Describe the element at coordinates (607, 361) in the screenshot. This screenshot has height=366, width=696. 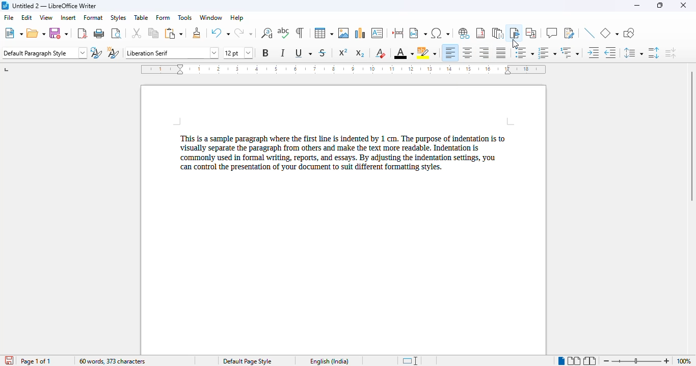
I see `zoom out` at that location.